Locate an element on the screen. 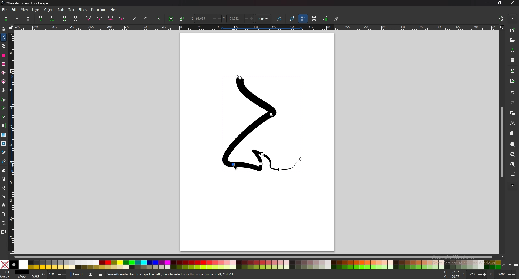 This screenshot has height=279, width=519. close is located at coordinates (512, 3).